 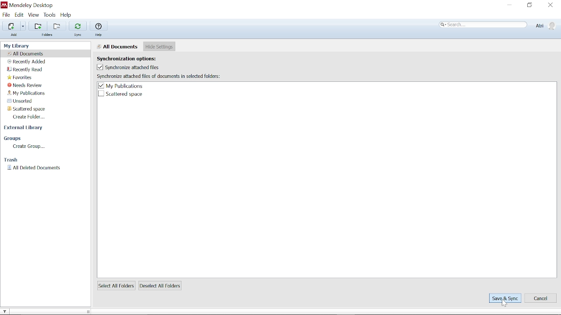 I want to click on sync, so click(x=79, y=35).